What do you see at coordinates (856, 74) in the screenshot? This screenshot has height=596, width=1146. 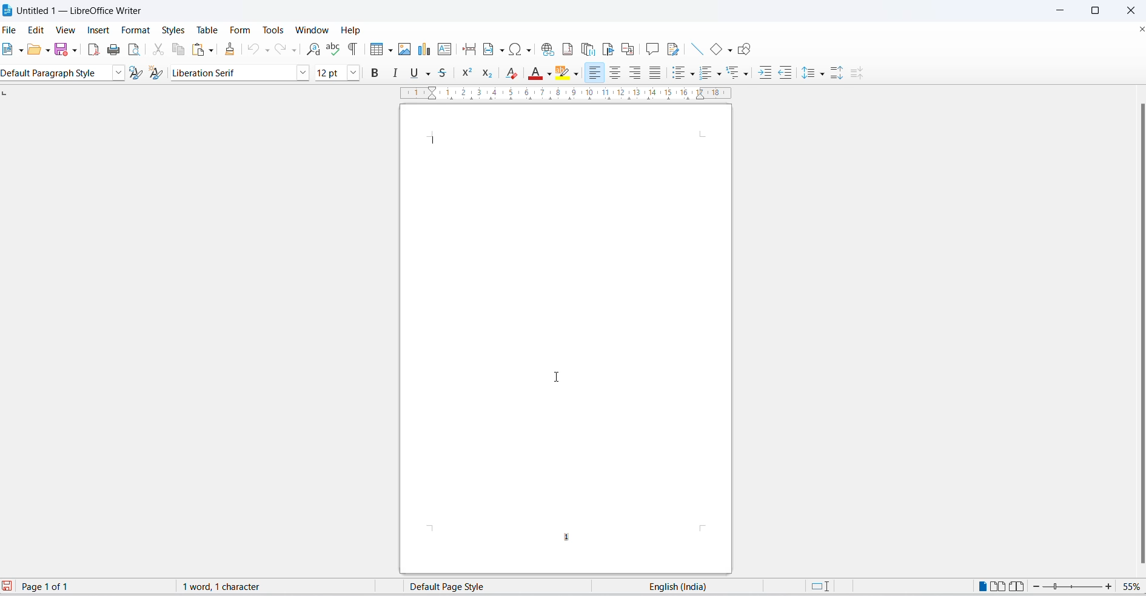 I see `decrease paragraph spacing` at bounding box center [856, 74].